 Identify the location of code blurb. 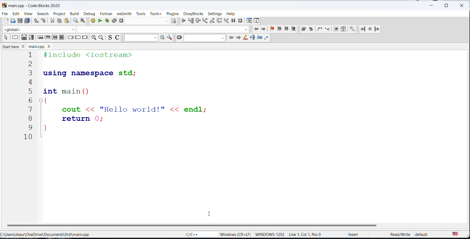
(137, 96).